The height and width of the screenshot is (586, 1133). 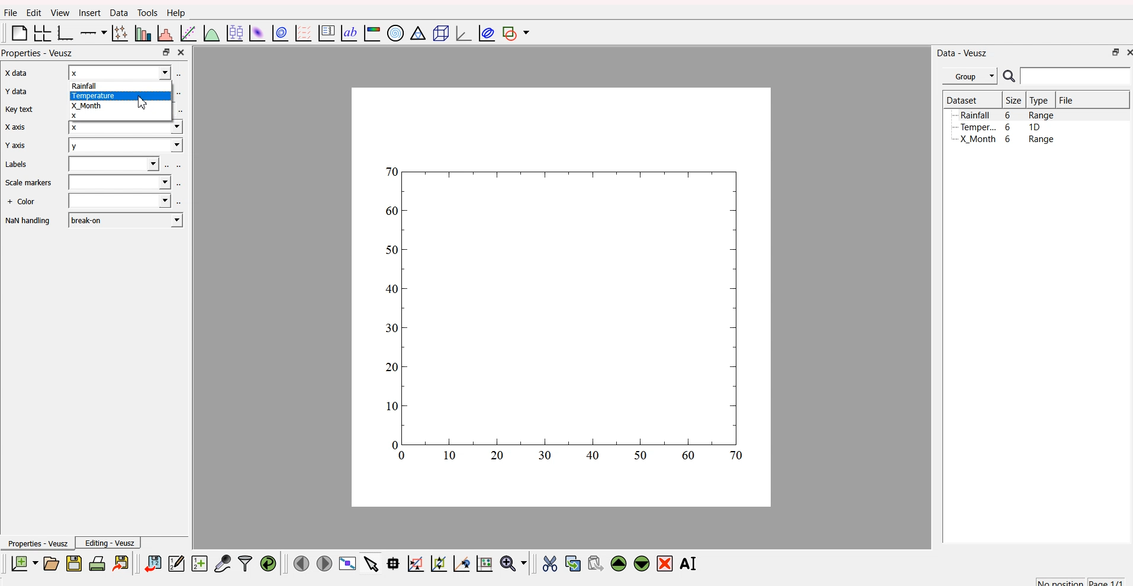 I want to click on filter data, so click(x=245, y=562).